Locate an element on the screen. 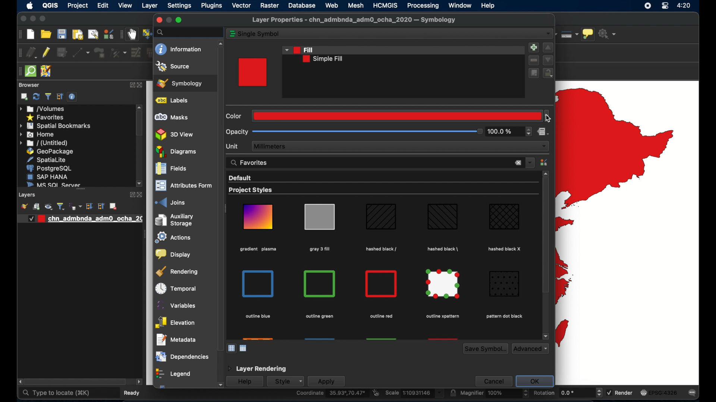 This screenshot has width=716, height=402. opacity stepper buttons is located at coordinates (510, 132).